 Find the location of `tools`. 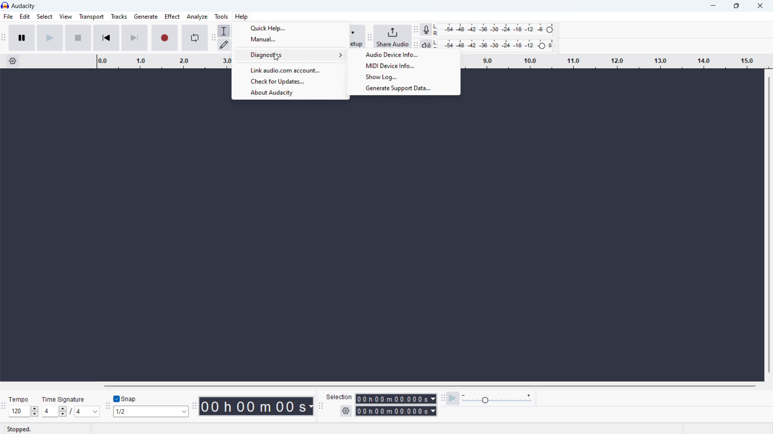

tools is located at coordinates (220, 16).